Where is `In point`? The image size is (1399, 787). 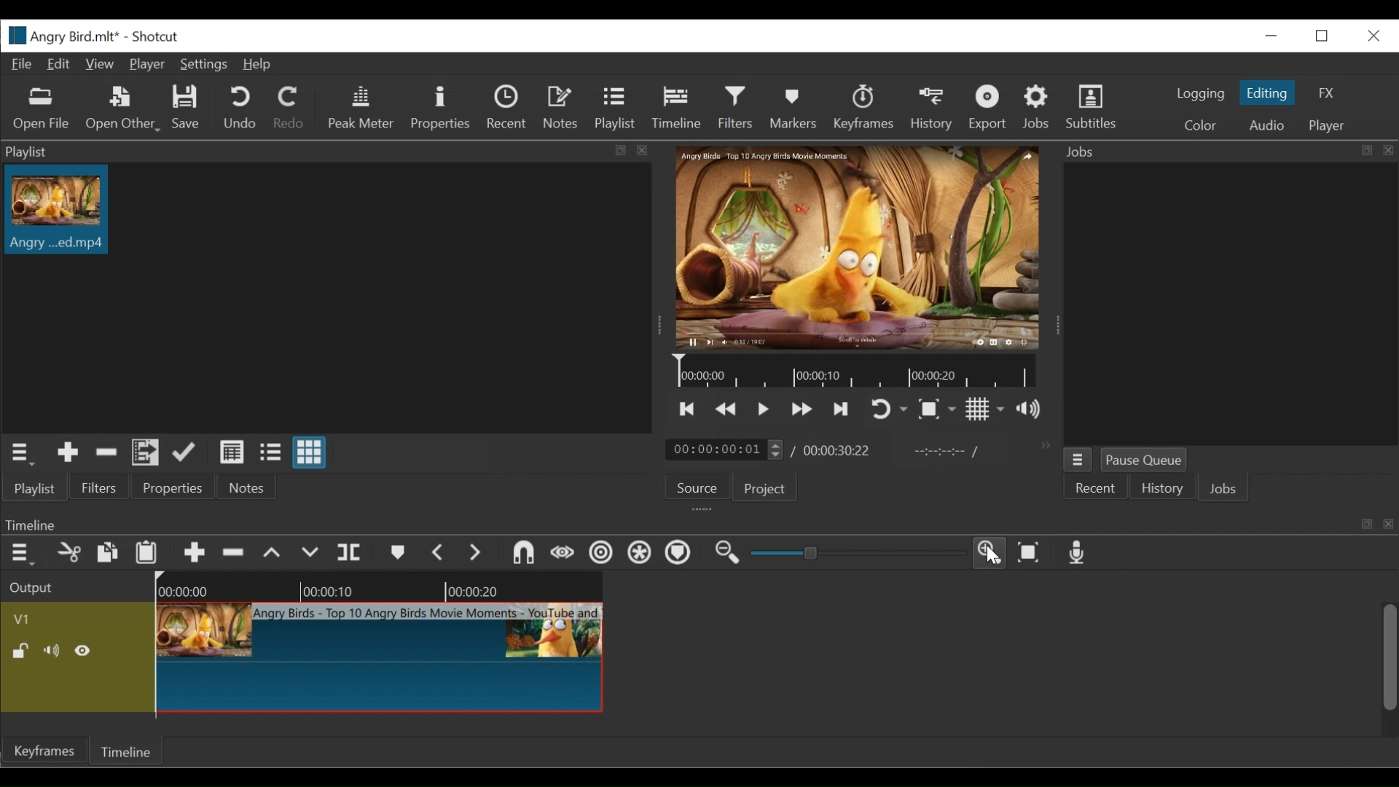
In point is located at coordinates (945, 451).